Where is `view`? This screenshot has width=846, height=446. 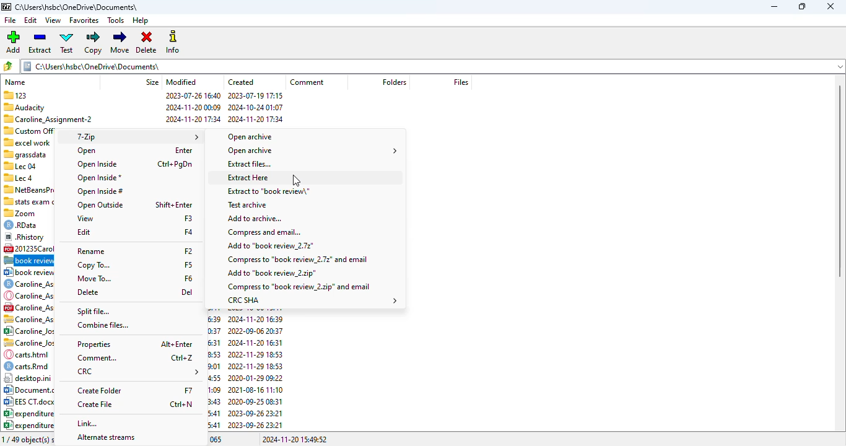
view is located at coordinates (85, 218).